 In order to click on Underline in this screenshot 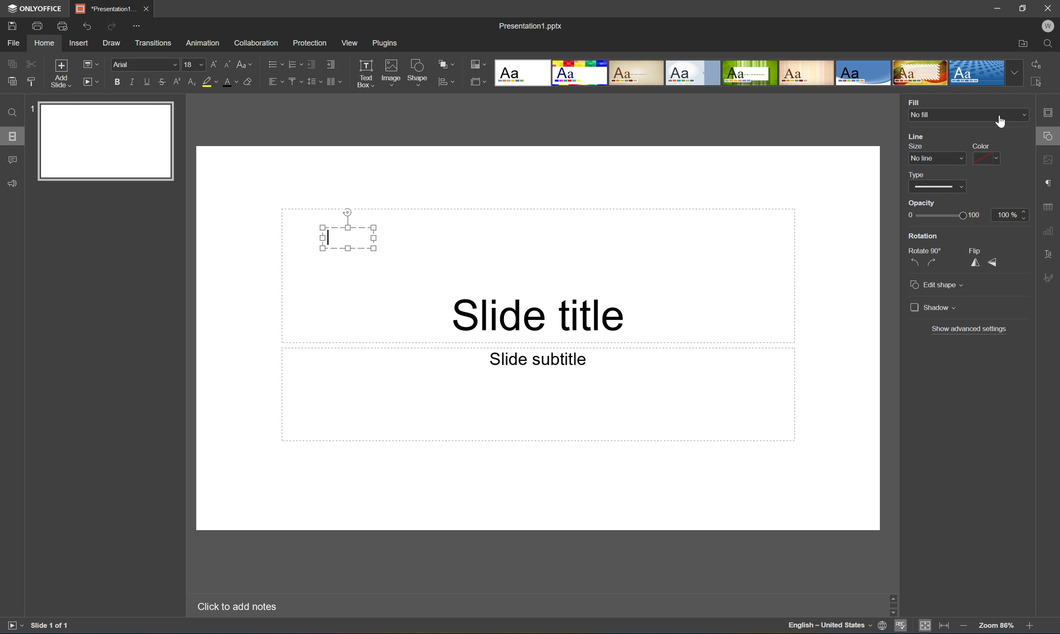, I will do `click(147, 80)`.